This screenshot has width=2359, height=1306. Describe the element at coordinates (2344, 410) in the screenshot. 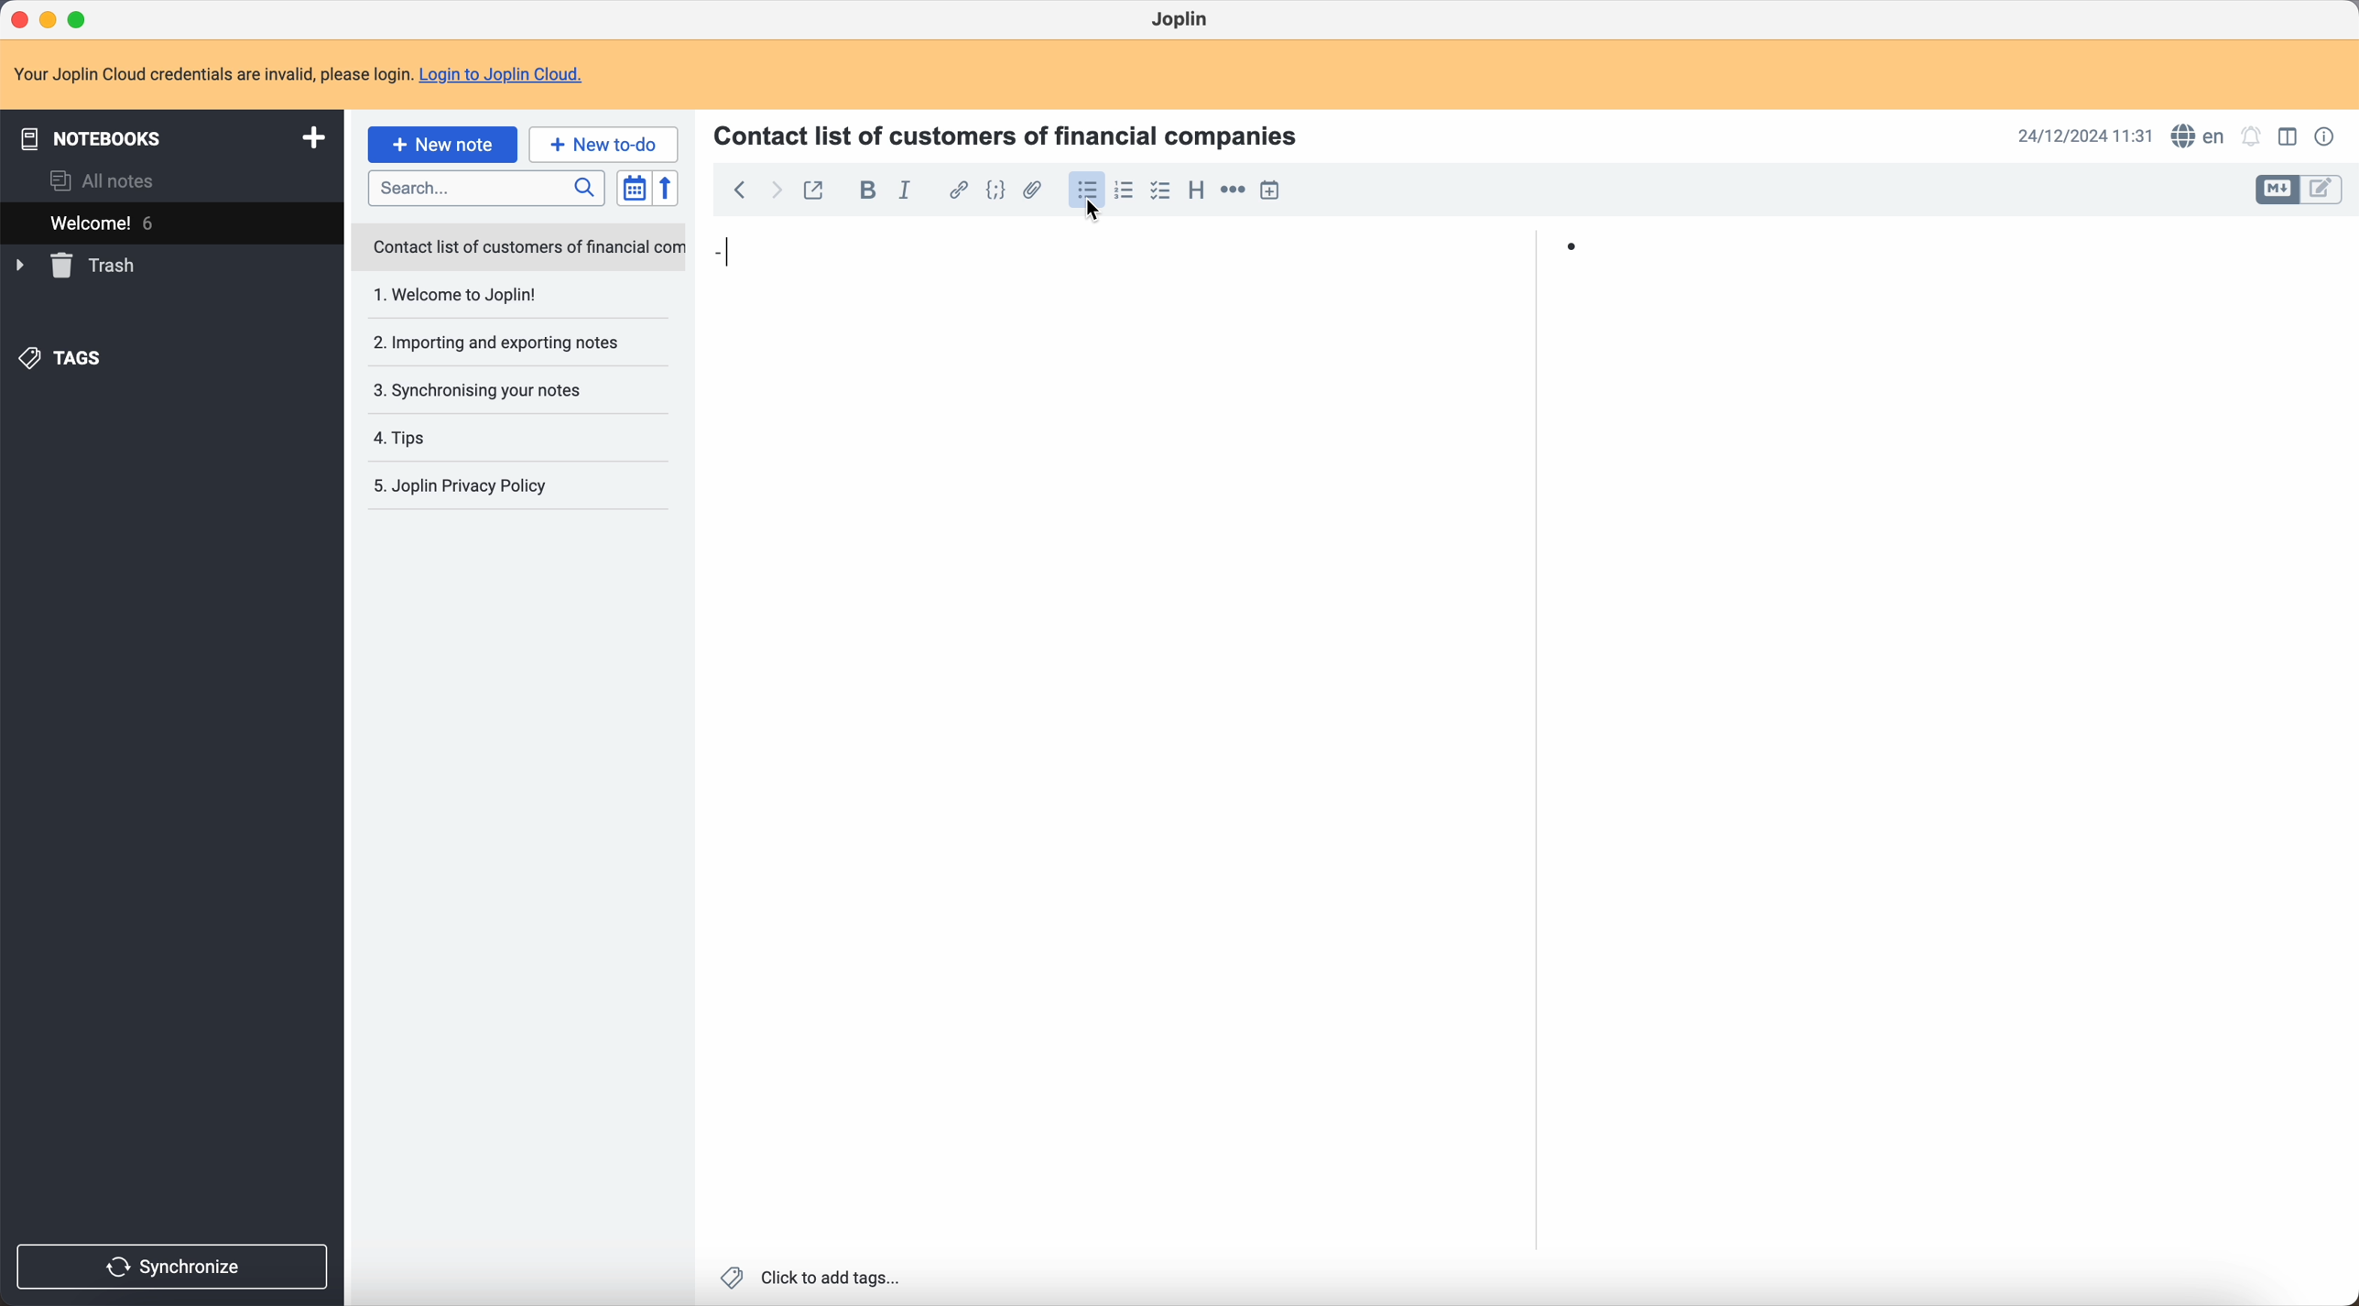

I see `scroll bar` at that location.